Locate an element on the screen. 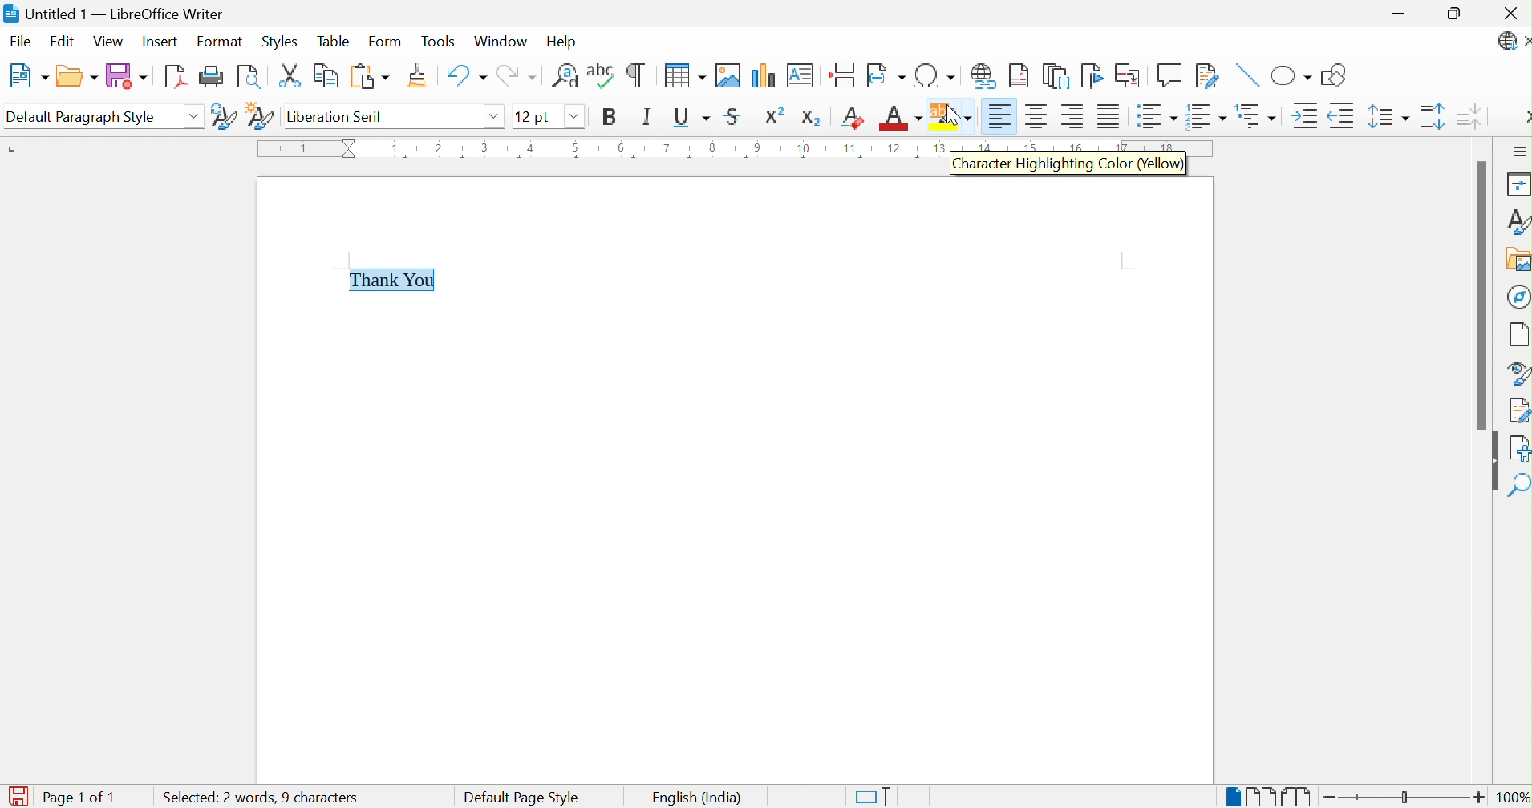 This screenshot has width=1532, height=808. Page is located at coordinates (1518, 334).